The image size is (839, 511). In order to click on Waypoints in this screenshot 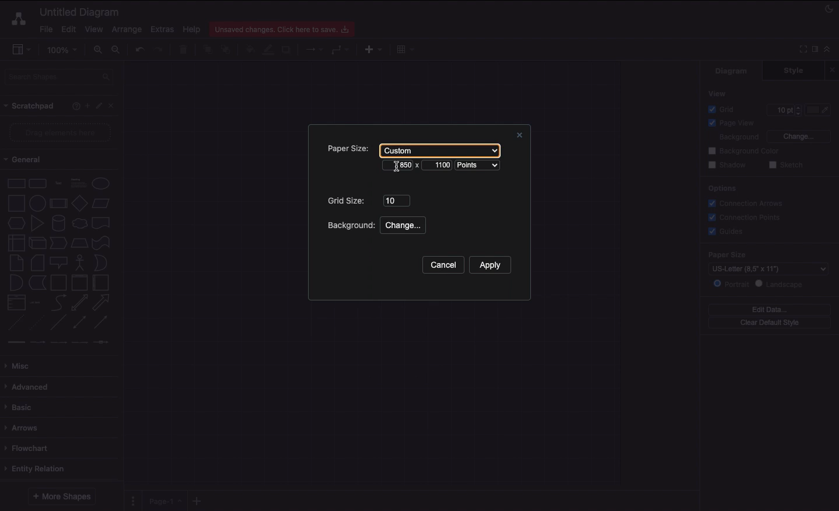, I will do `click(341, 51)`.